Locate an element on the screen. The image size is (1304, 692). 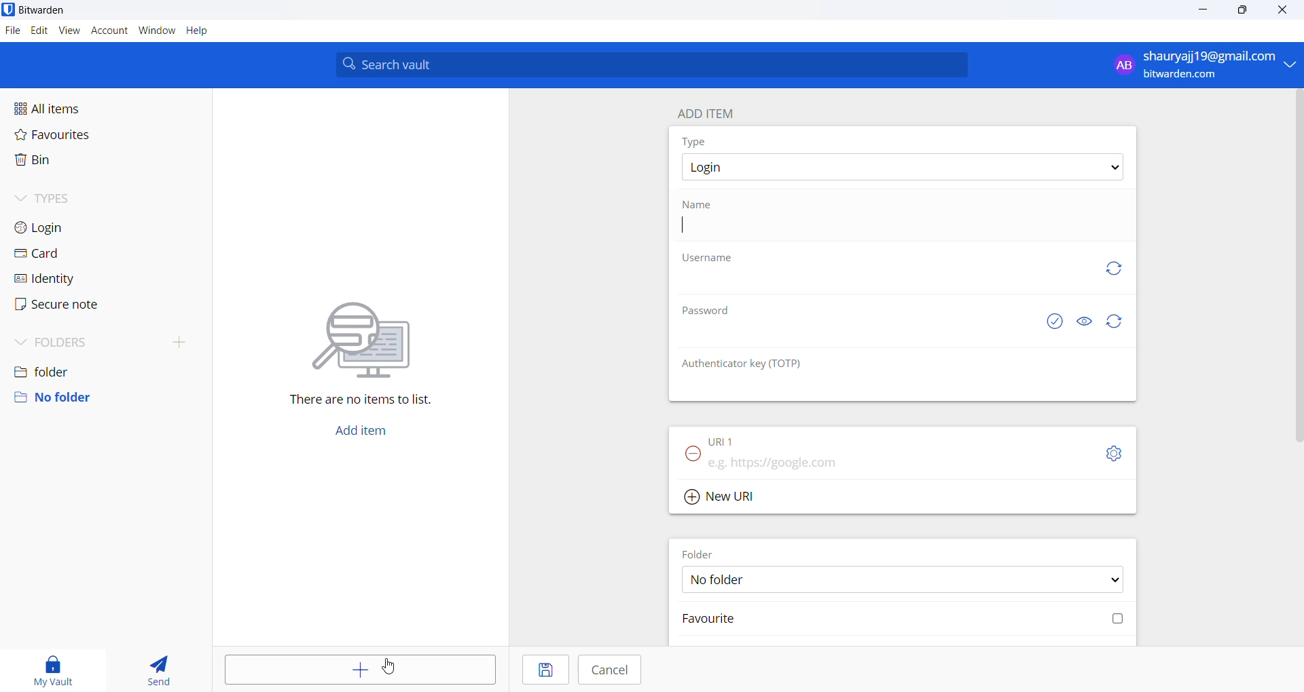
 is located at coordinates (386, 668).